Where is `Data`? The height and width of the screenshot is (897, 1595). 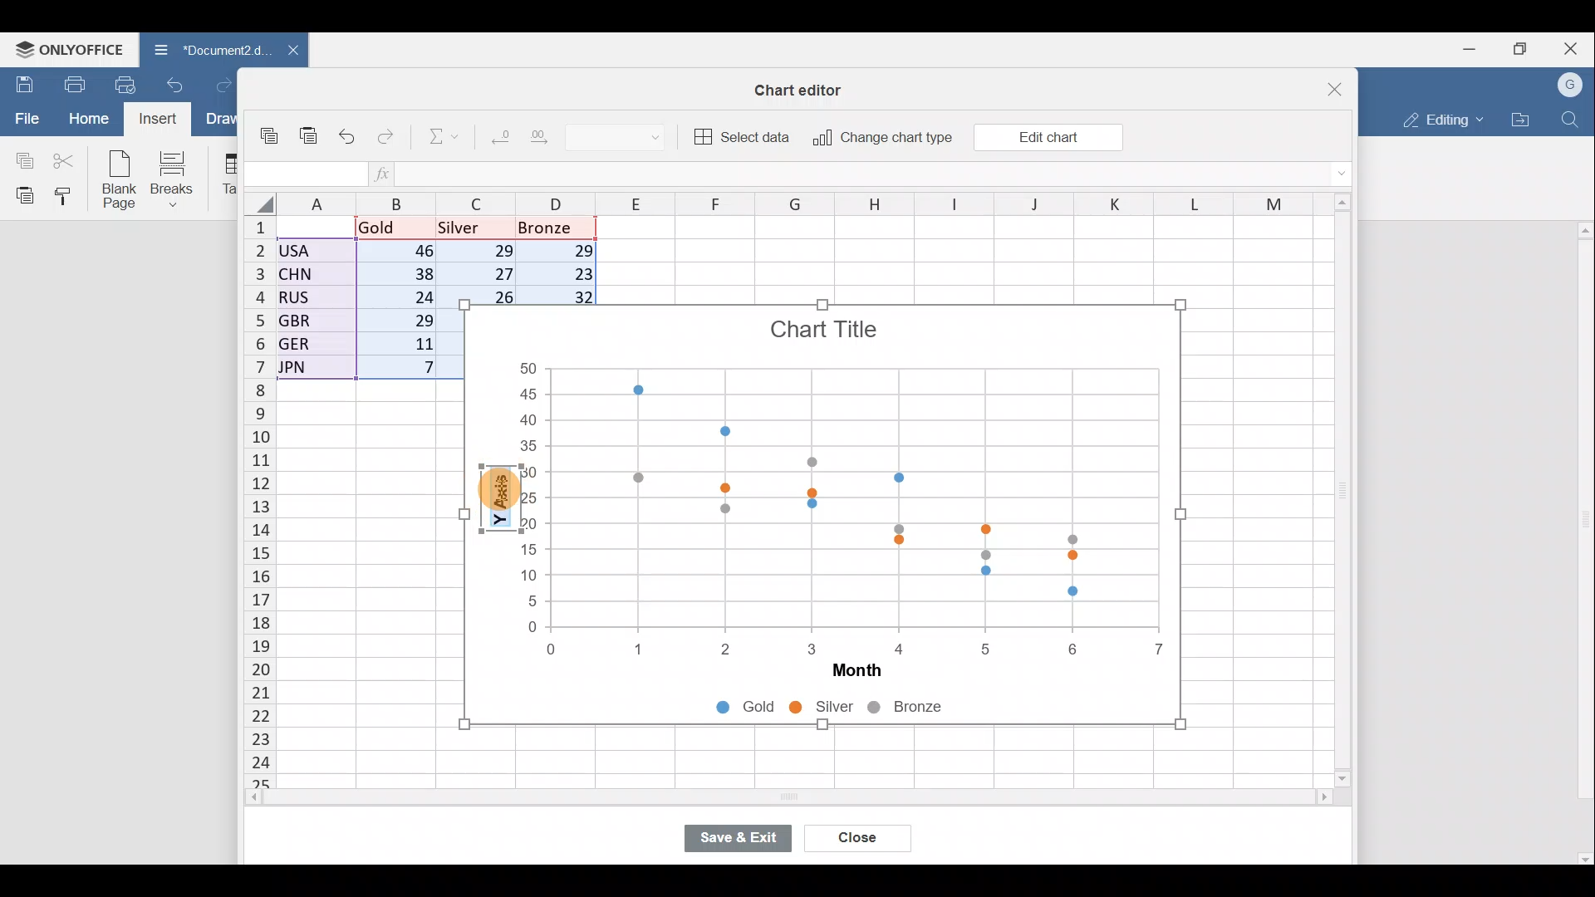 Data is located at coordinates (362, 303).